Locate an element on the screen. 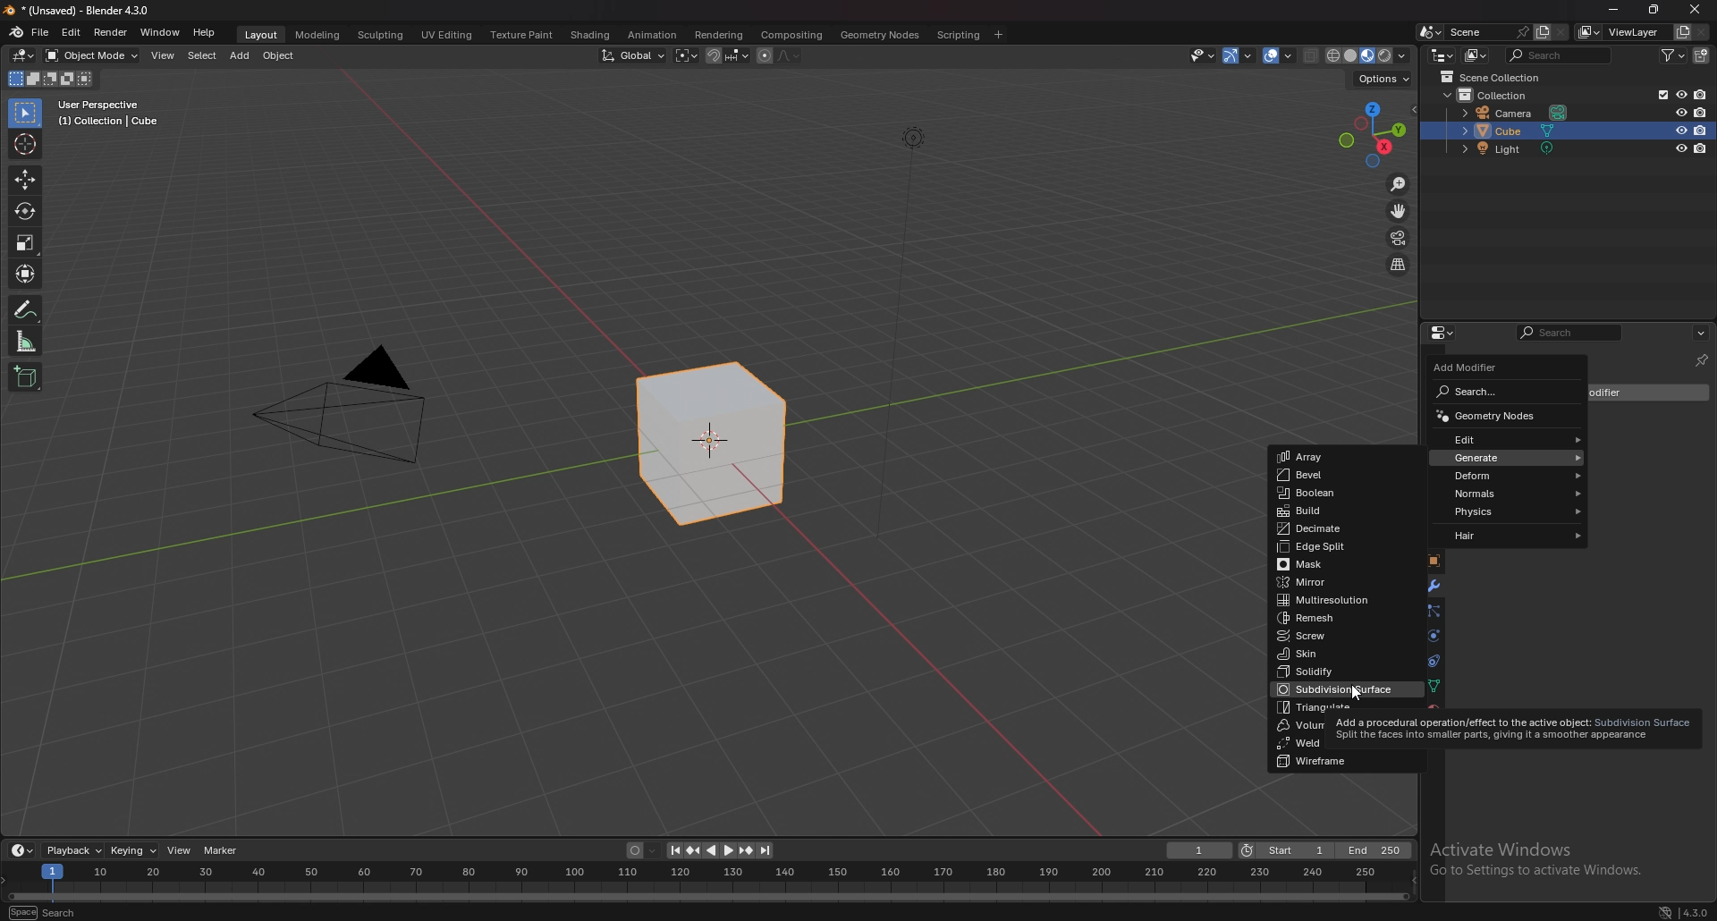 This screenshot has width=1717, height=921. physics is located at coordinates (1506, 511).